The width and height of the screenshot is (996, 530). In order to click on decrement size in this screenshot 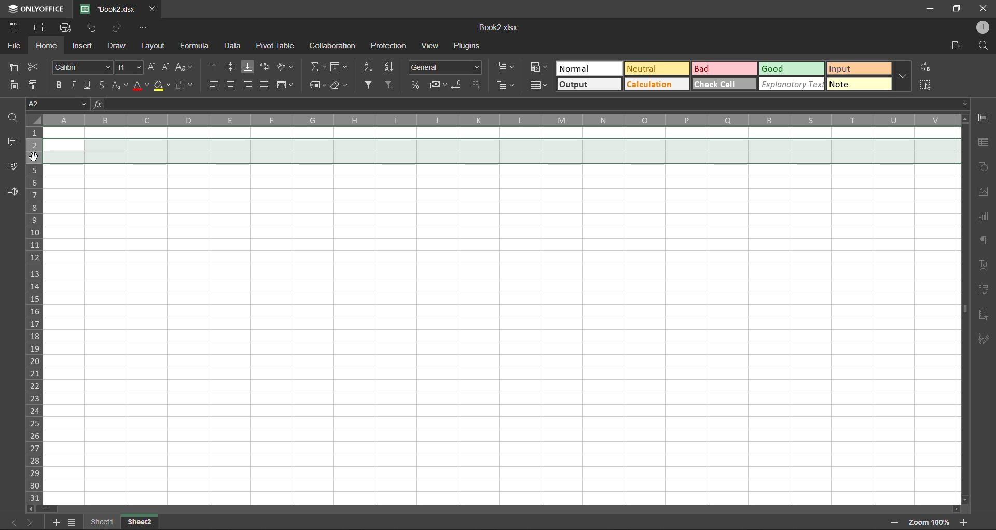, I will do `click(167, 66)`.